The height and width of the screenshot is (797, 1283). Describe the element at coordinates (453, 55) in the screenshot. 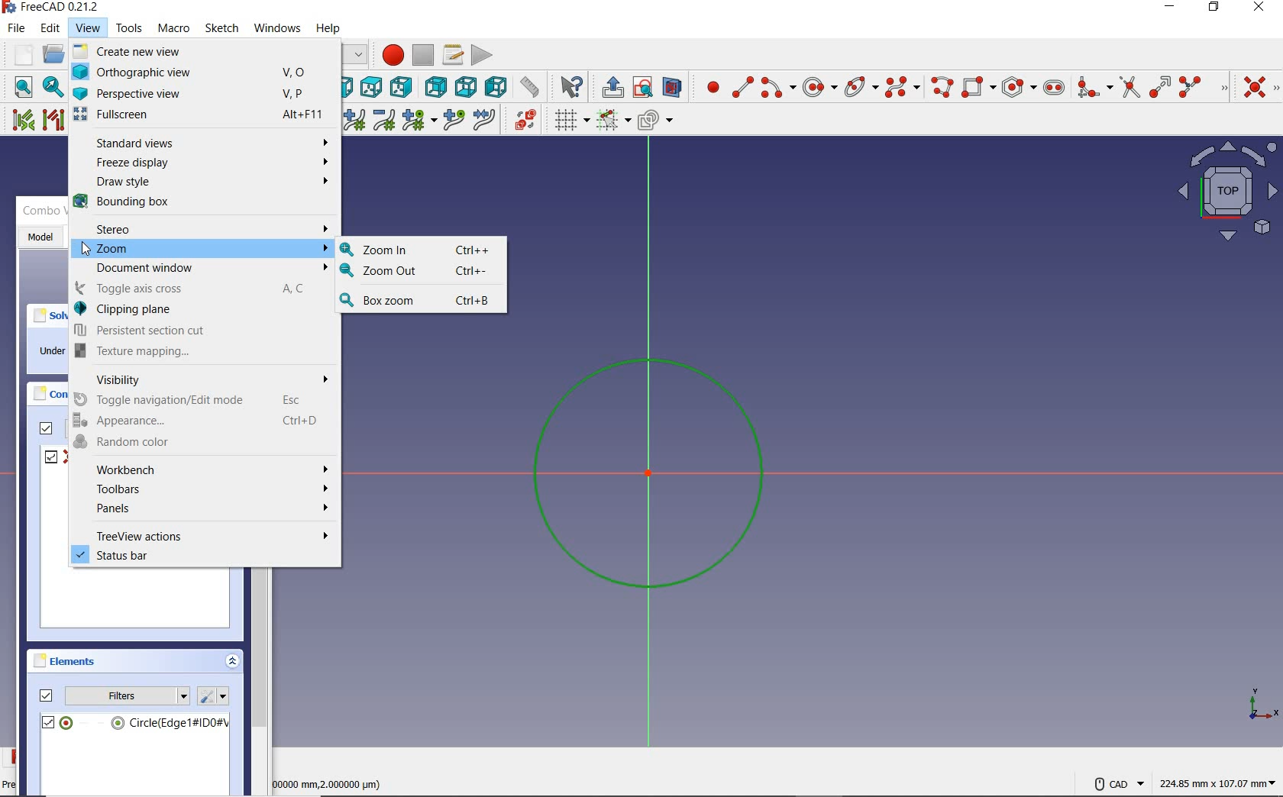

I see `macros` at that location.